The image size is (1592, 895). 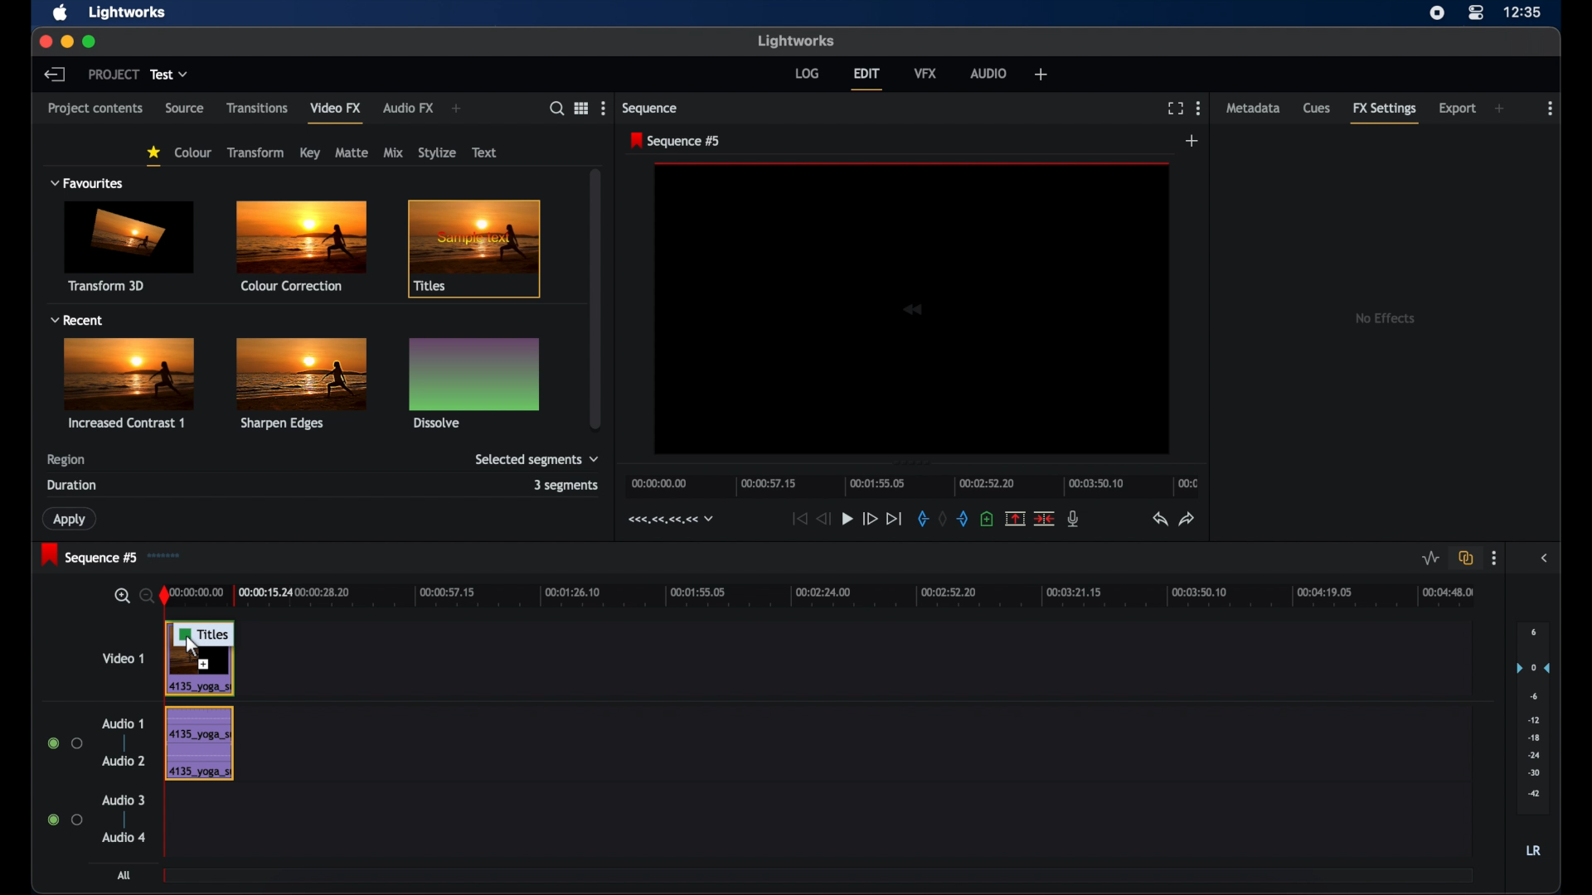 What do you see at coordinates (847, 519) in the screenshot?
I see `play ` at bounding box center [847, 519].